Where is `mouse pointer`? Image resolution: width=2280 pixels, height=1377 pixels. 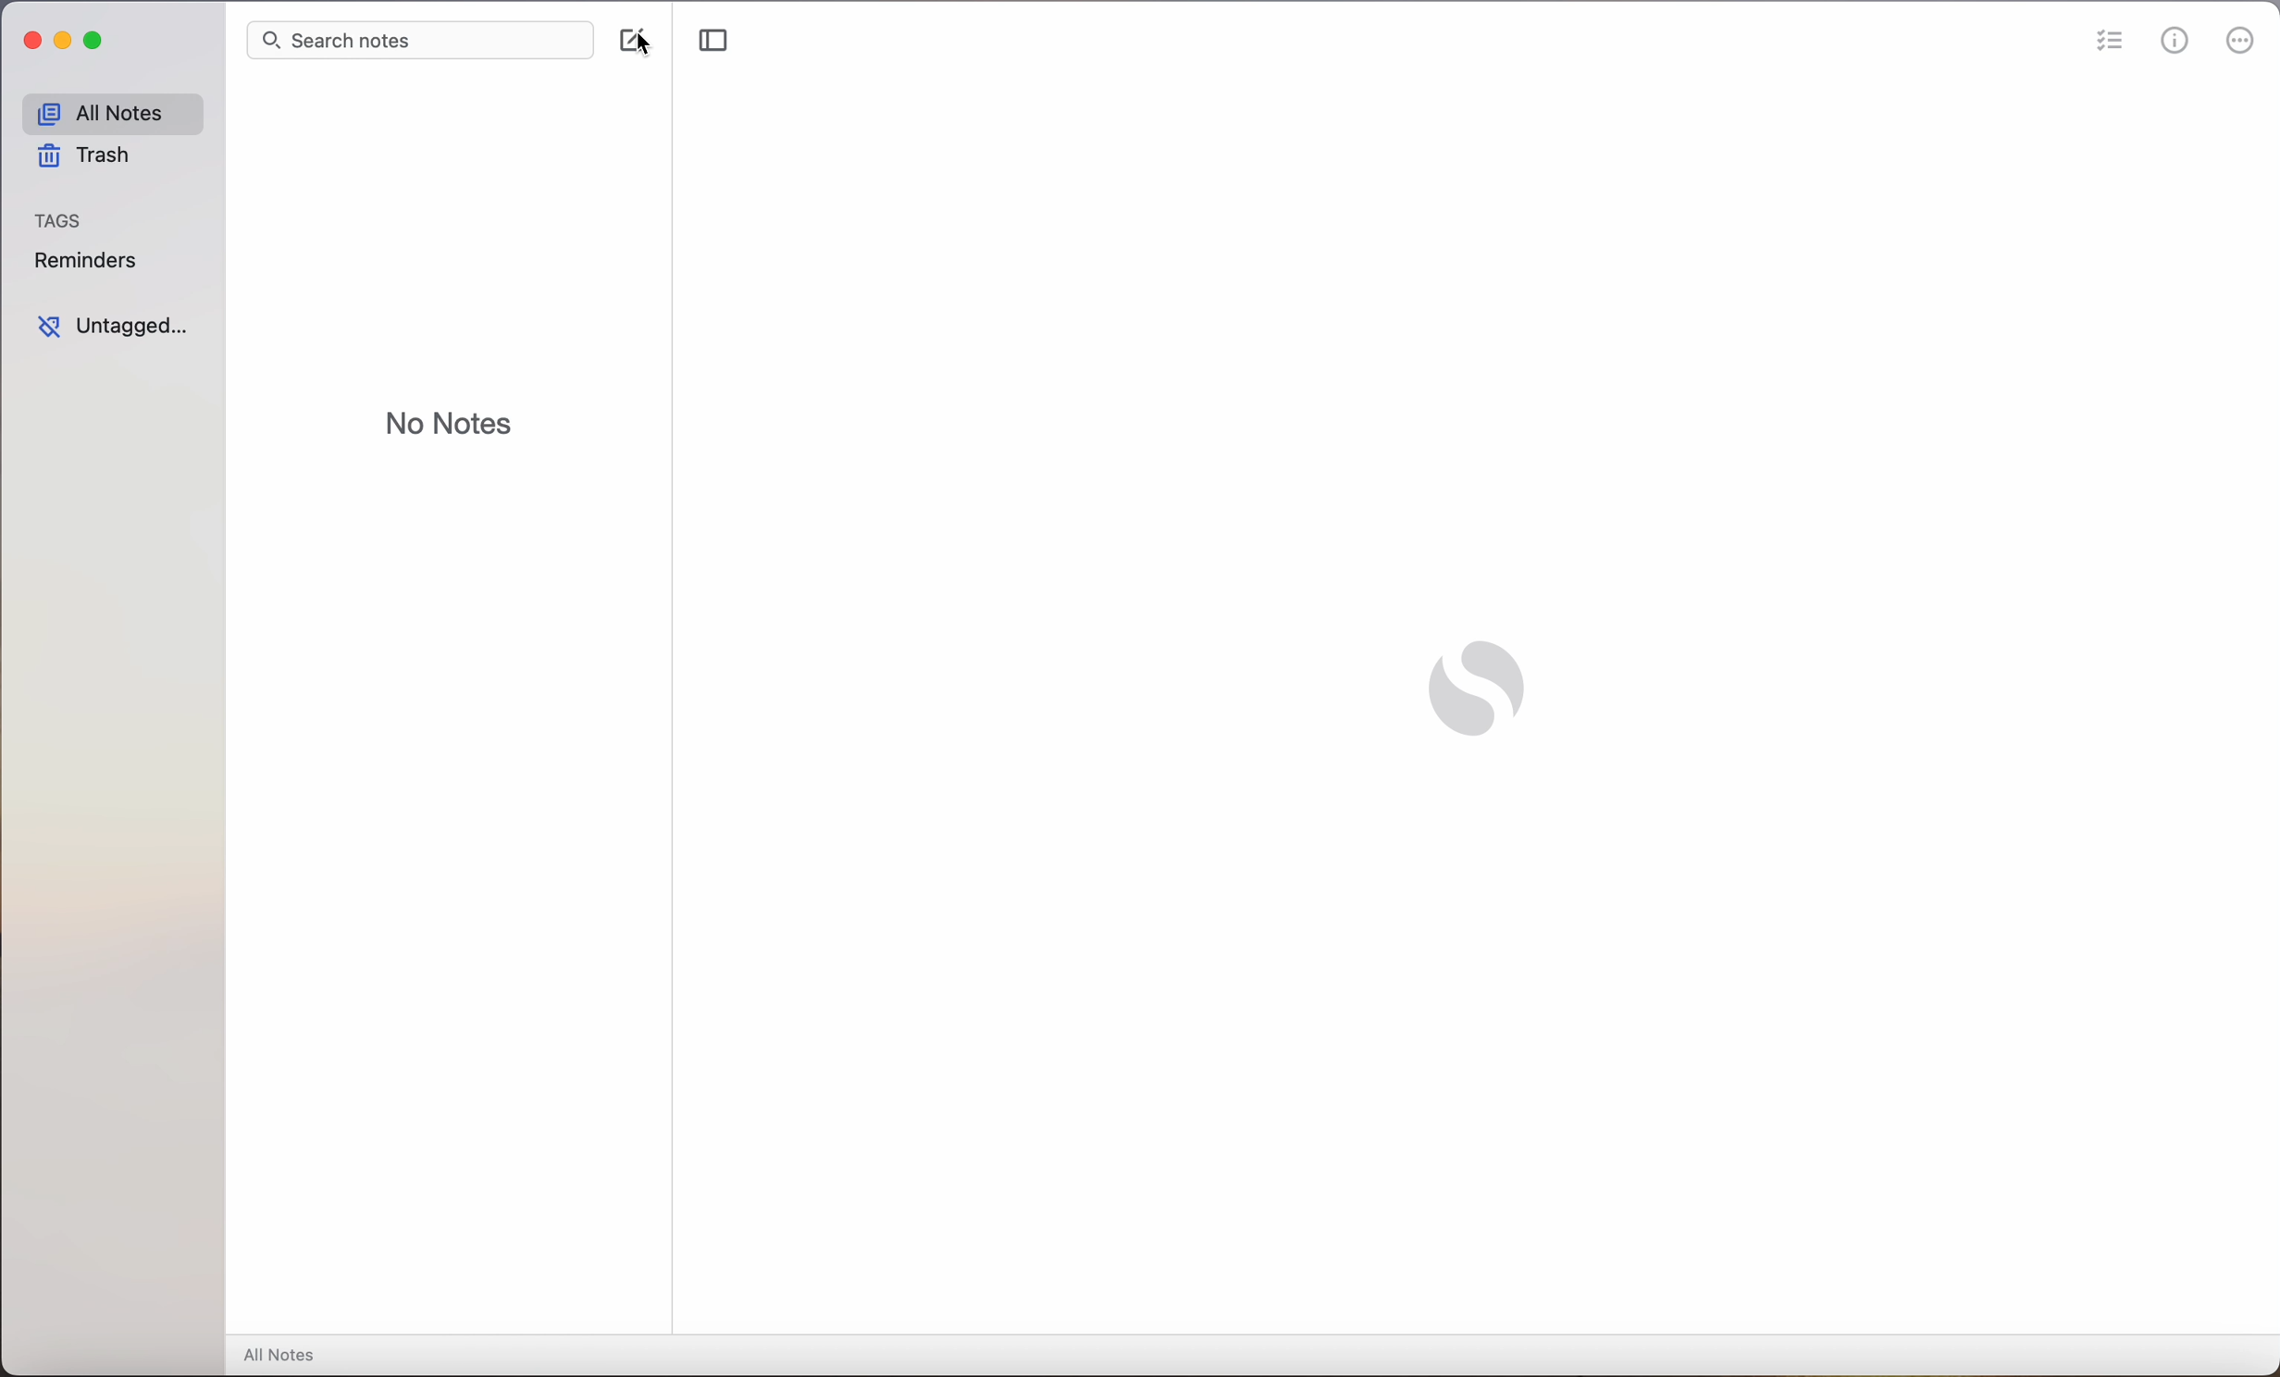 mouse pointer is located at coordinates (645, 43).